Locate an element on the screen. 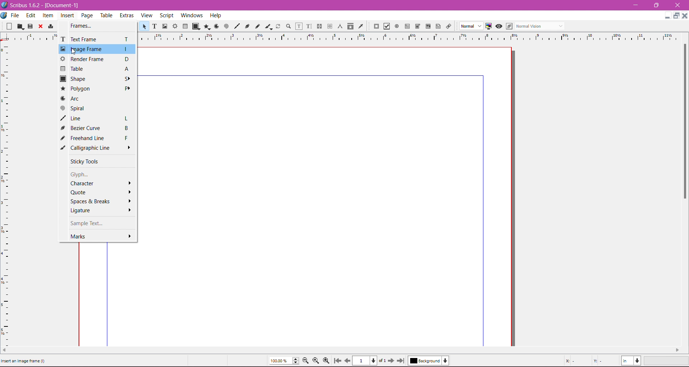  Zoom Level is located at coordinates (667, 361).